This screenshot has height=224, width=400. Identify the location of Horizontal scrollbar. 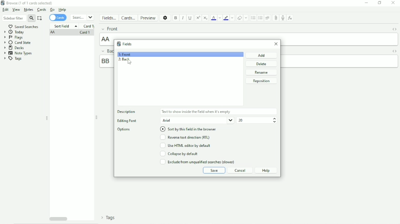
(59, 218).